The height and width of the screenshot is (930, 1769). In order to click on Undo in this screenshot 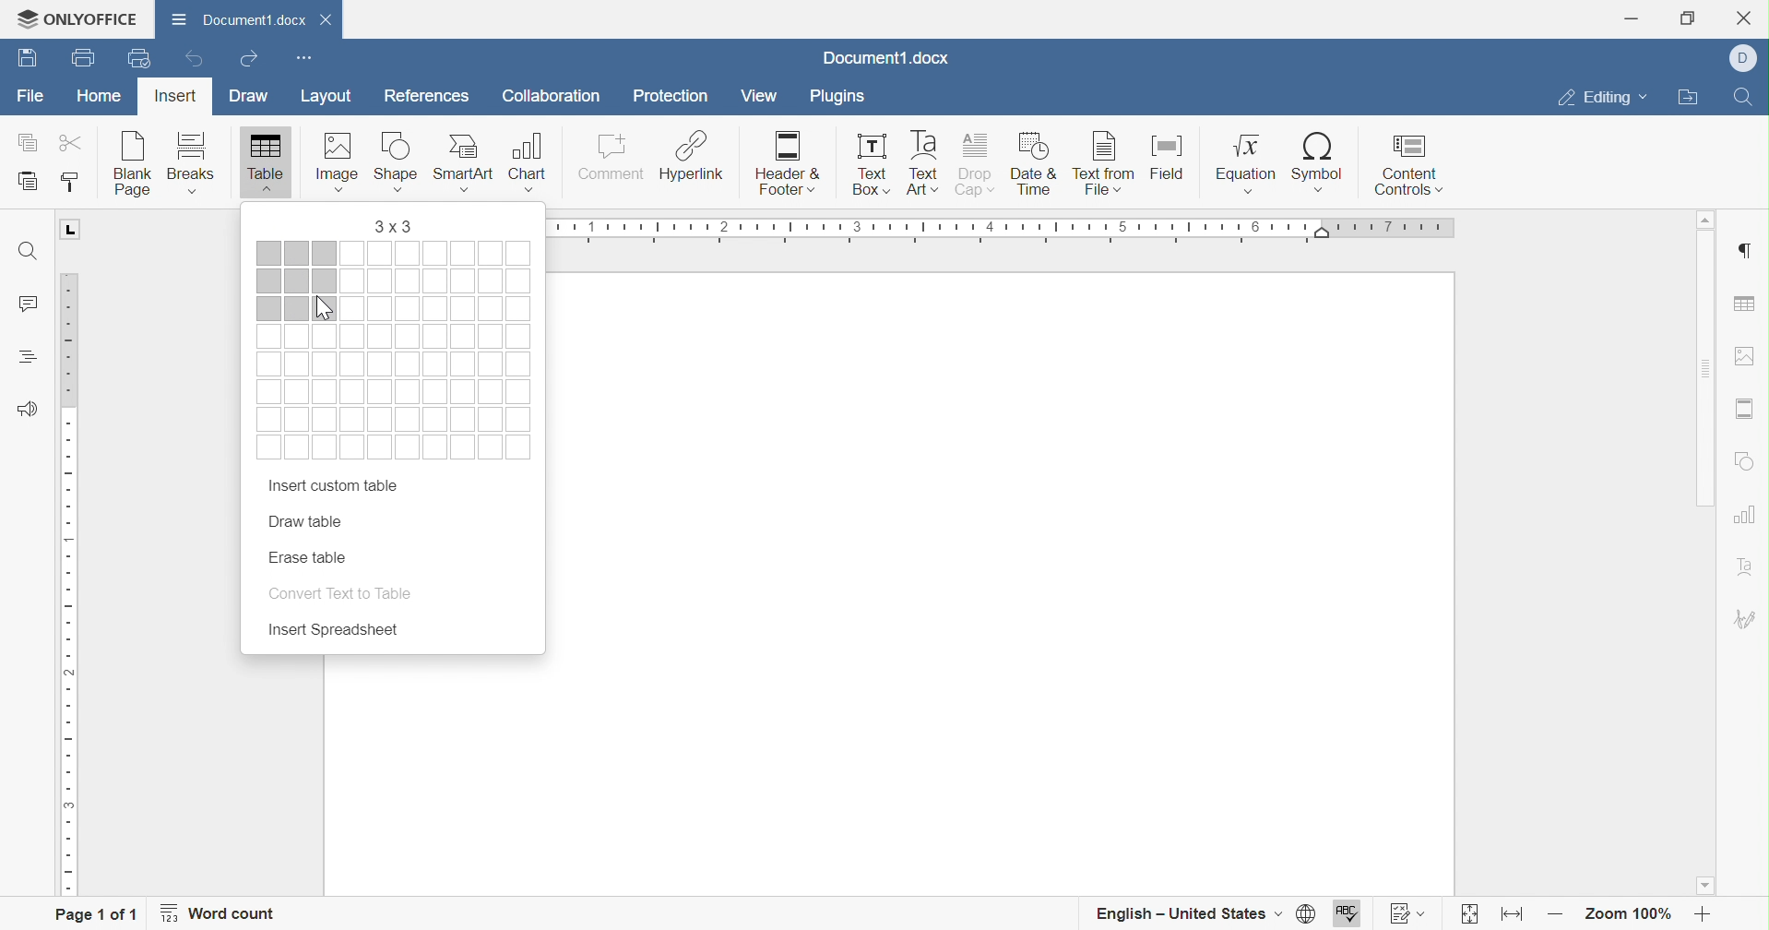, I will do `click(198, 61)`.